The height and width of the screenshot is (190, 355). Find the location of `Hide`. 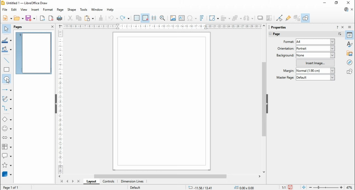

Hide is located at coordinates (56, 104).